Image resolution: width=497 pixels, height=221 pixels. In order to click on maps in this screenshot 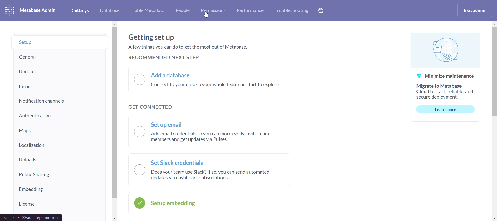, I will do `click(60, 129)`.